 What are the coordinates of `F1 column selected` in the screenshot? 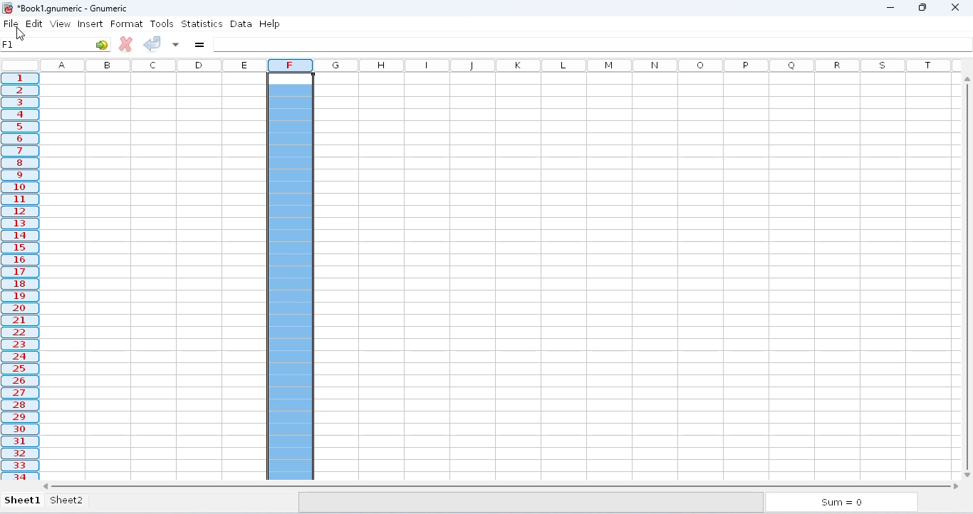 It's located at (291, 270).